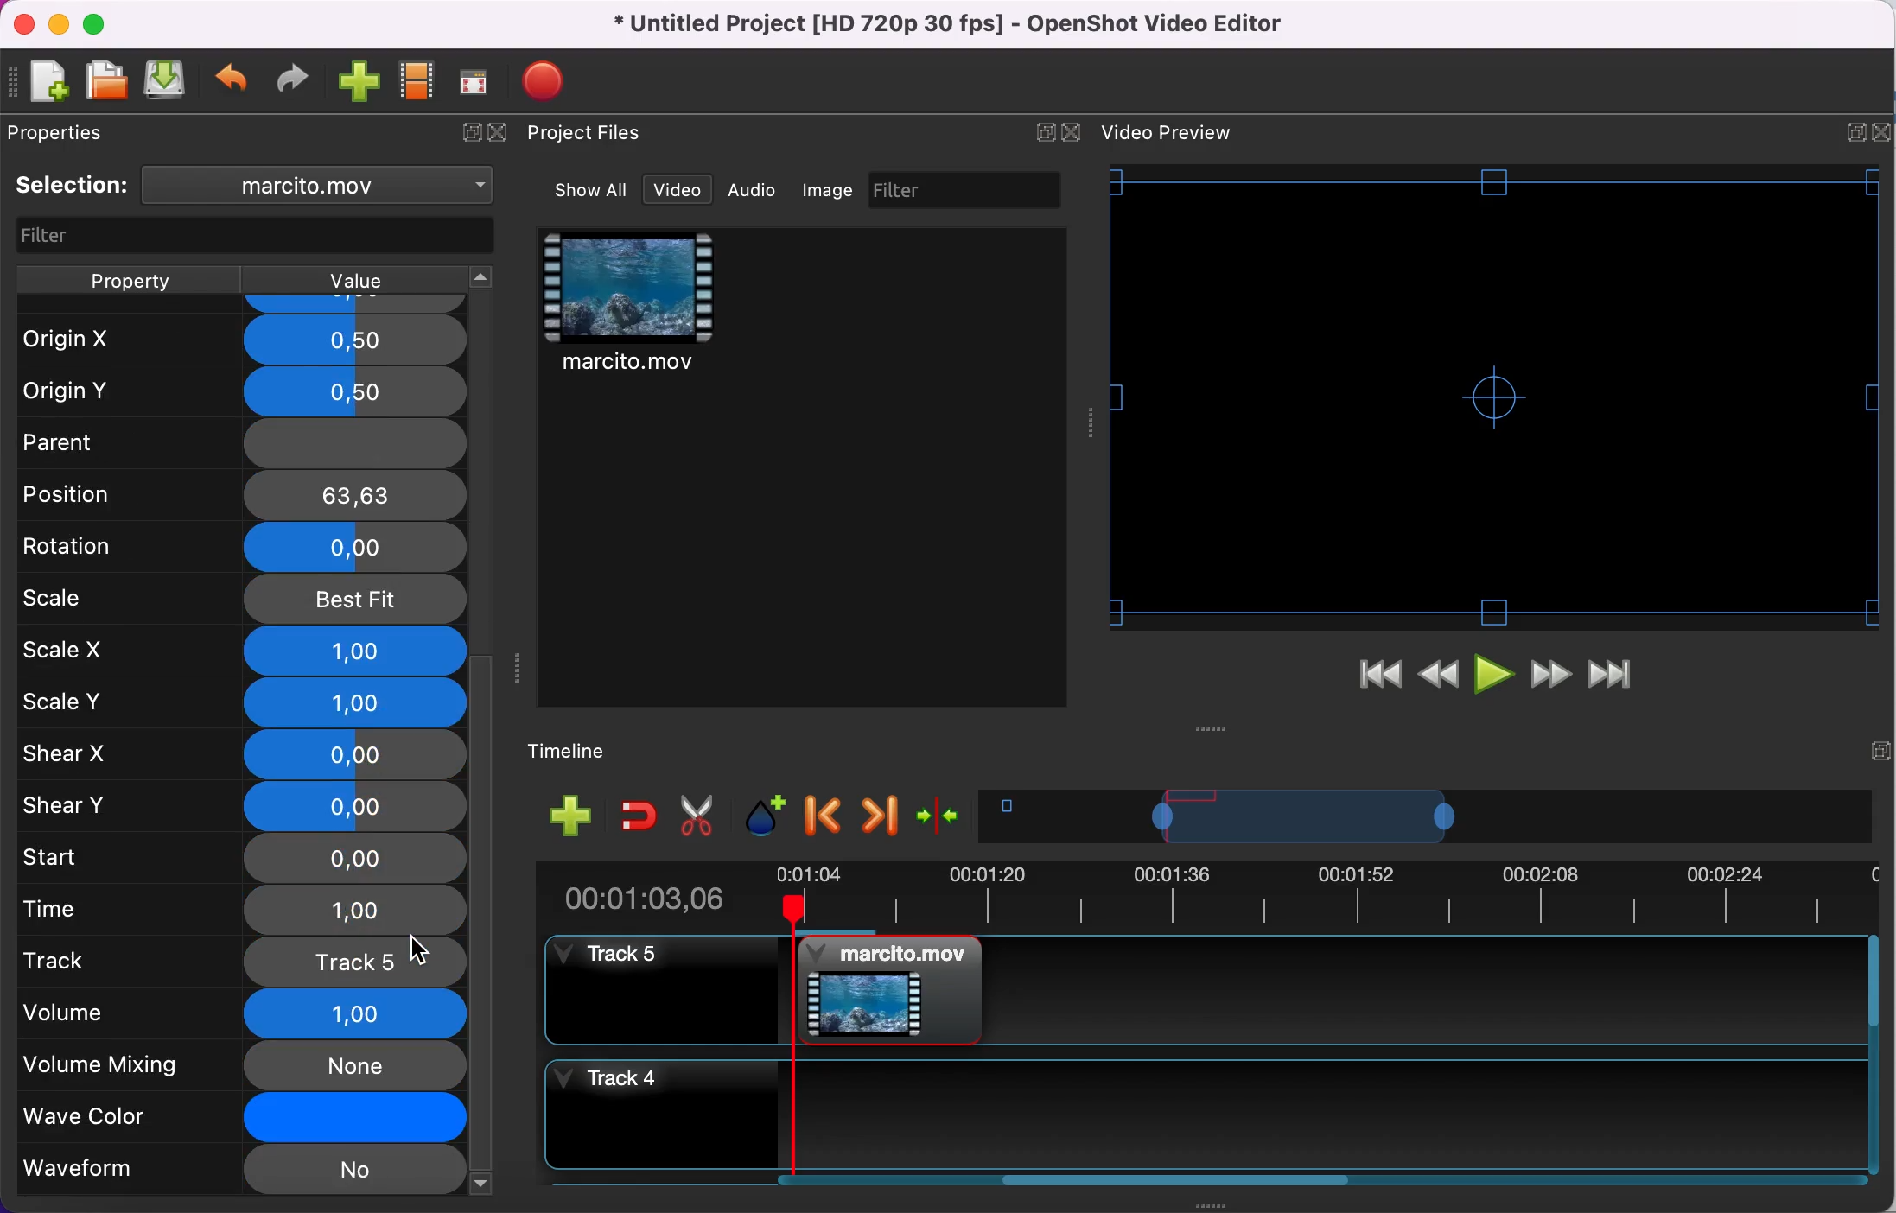 The width and height of the screenshot is (1896, 1213). What do you see at coordinates (239, 438) in the screenshot?
I see `Parent` at bounding box center [239, 438].